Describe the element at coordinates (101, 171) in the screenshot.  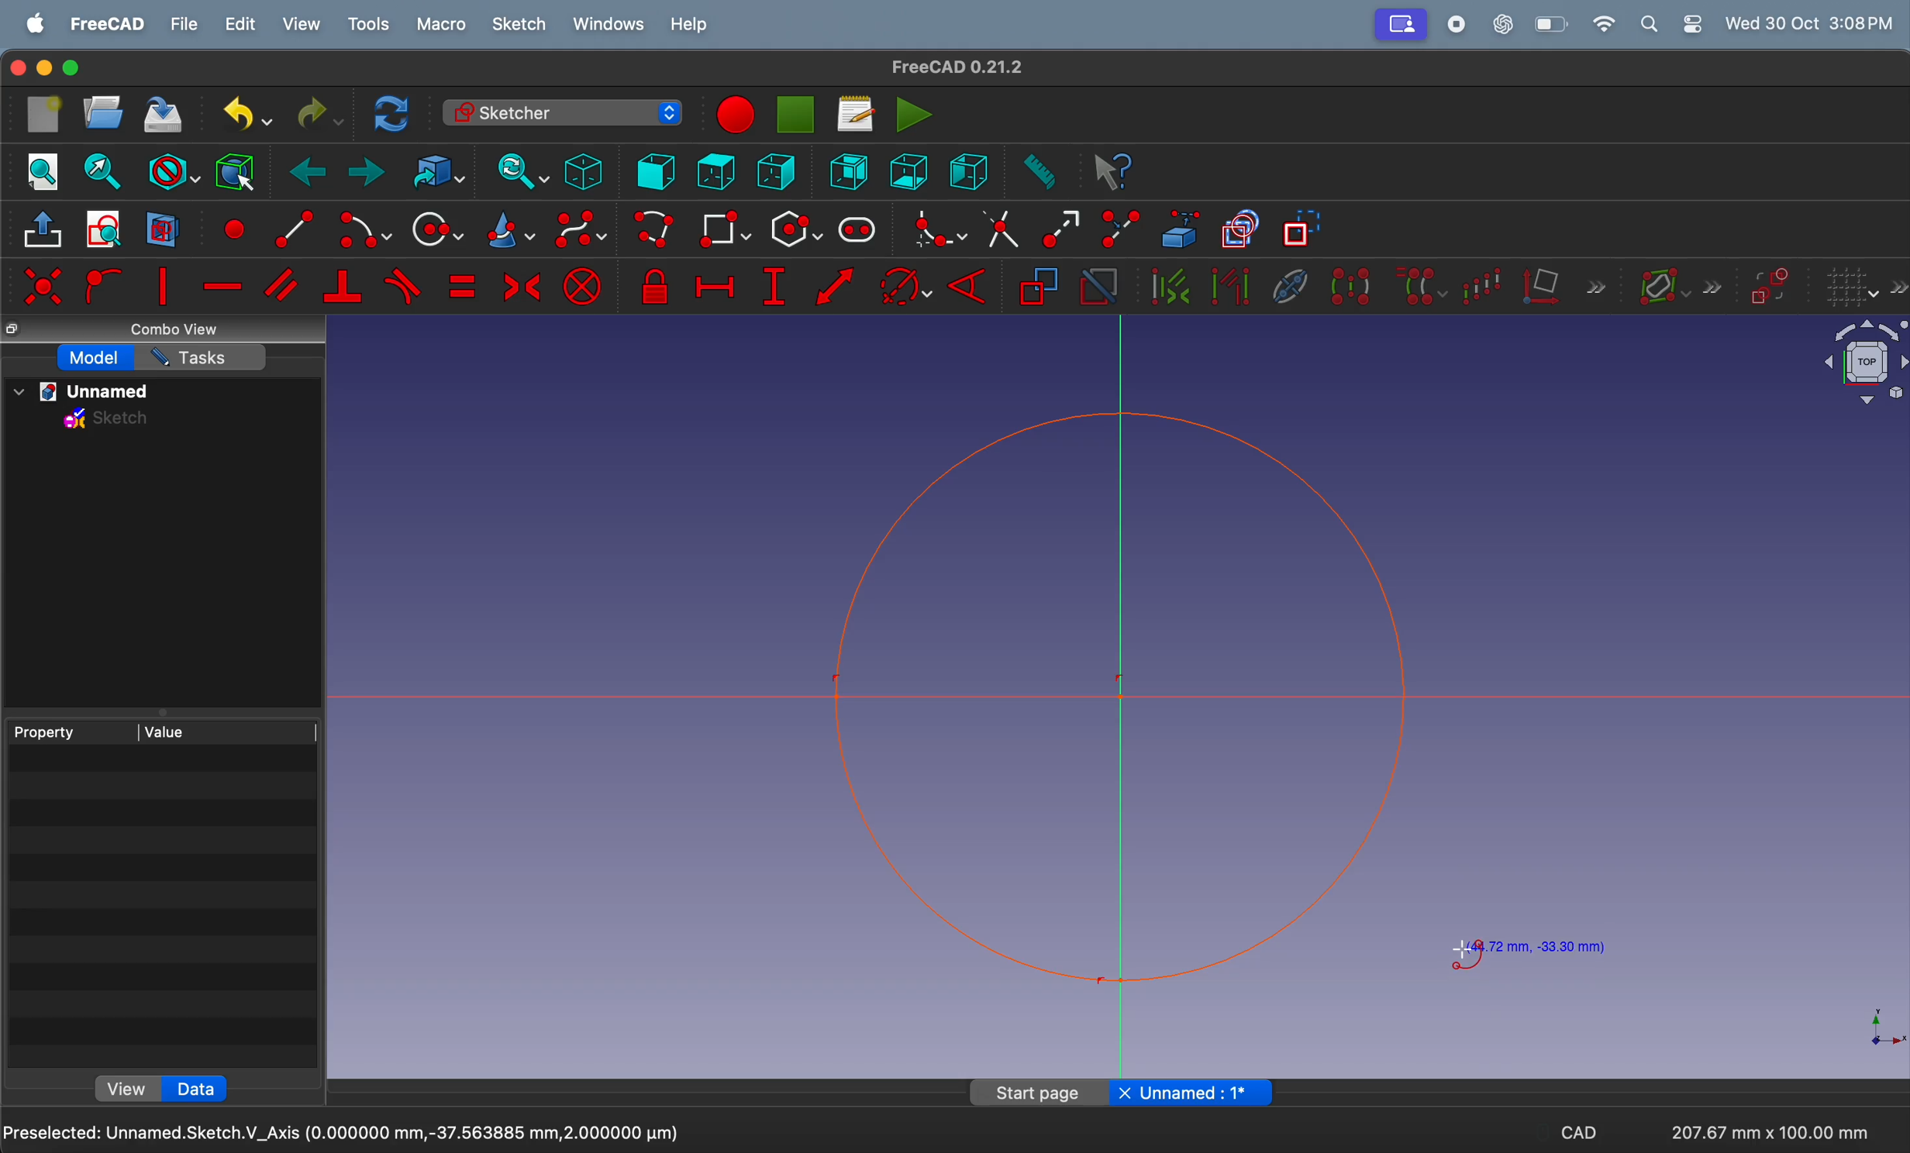
I see `fit section` at that location.